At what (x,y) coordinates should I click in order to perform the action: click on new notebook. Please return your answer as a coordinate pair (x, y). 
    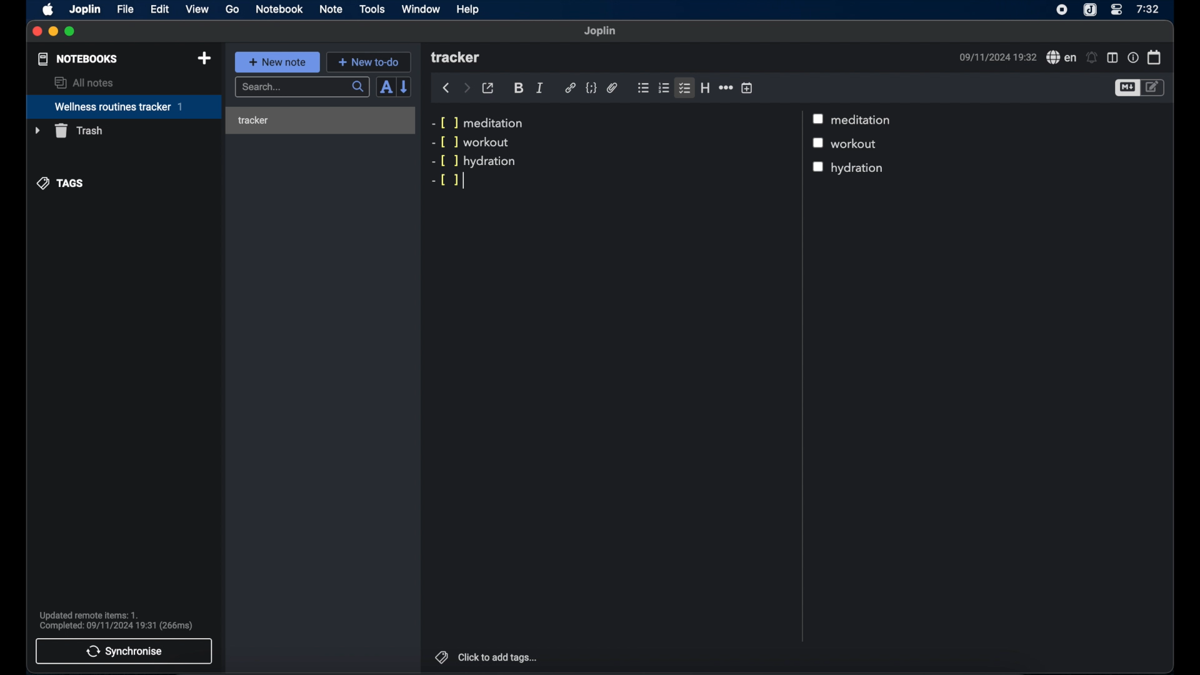
    Looking at the image, I should click on (206, 59).